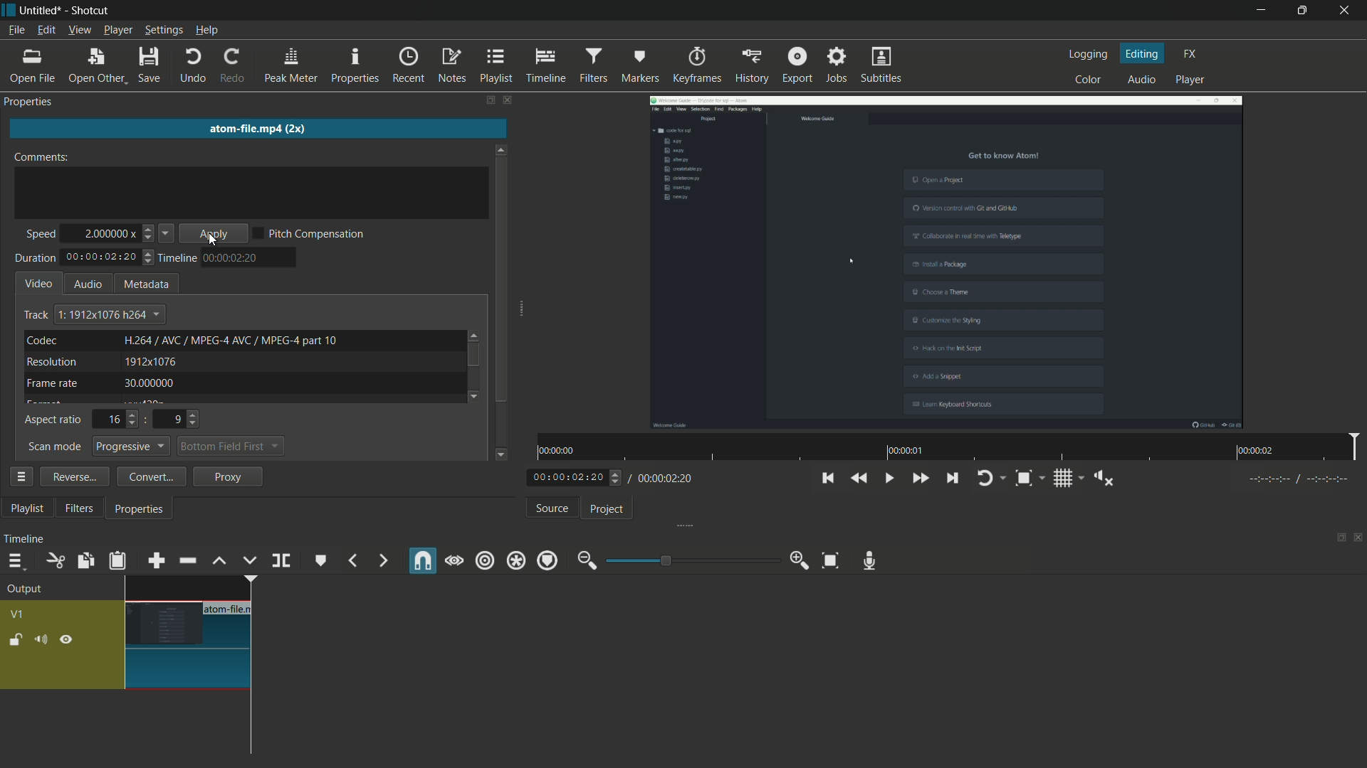 This screenshot has width=1367, height=768. I want to click on quickly play backward, so click(859, 479).